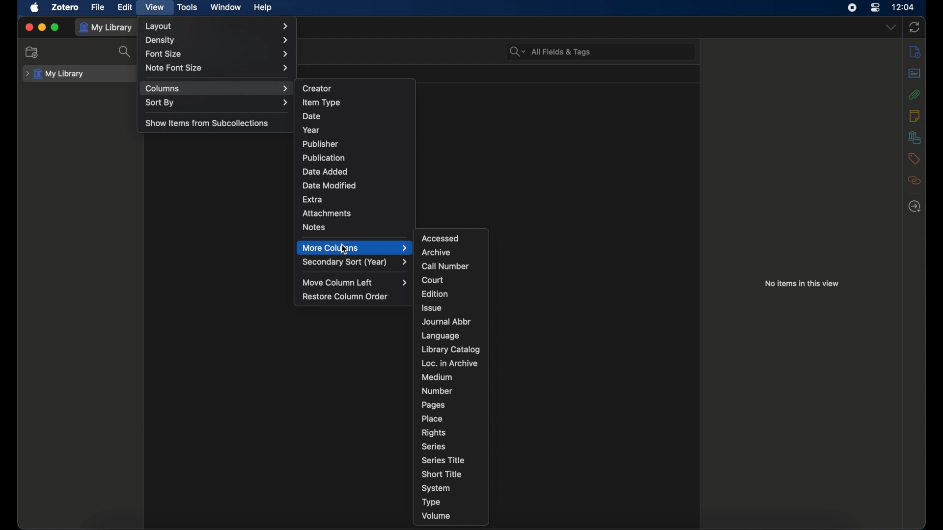 The image size is (943, 530). I want to click on edit, so click(127, 7).